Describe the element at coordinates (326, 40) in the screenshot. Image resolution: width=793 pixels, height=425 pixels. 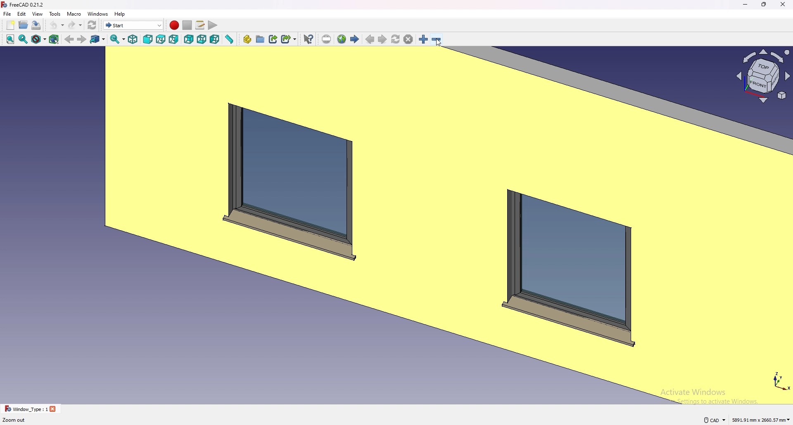
I see `set url` at that location.